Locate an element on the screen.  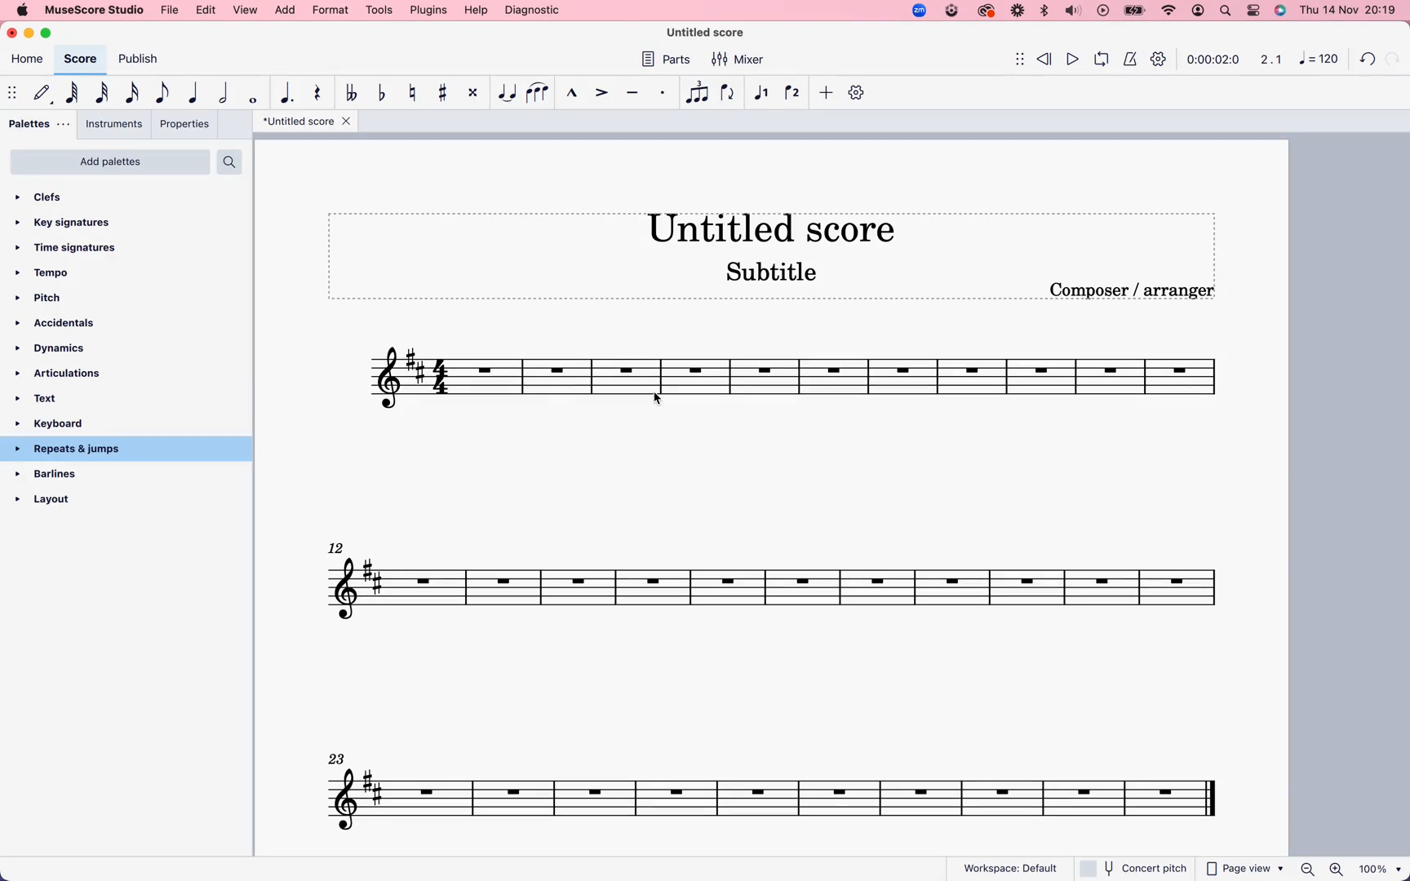
back is located at coordinates (1369, 56).